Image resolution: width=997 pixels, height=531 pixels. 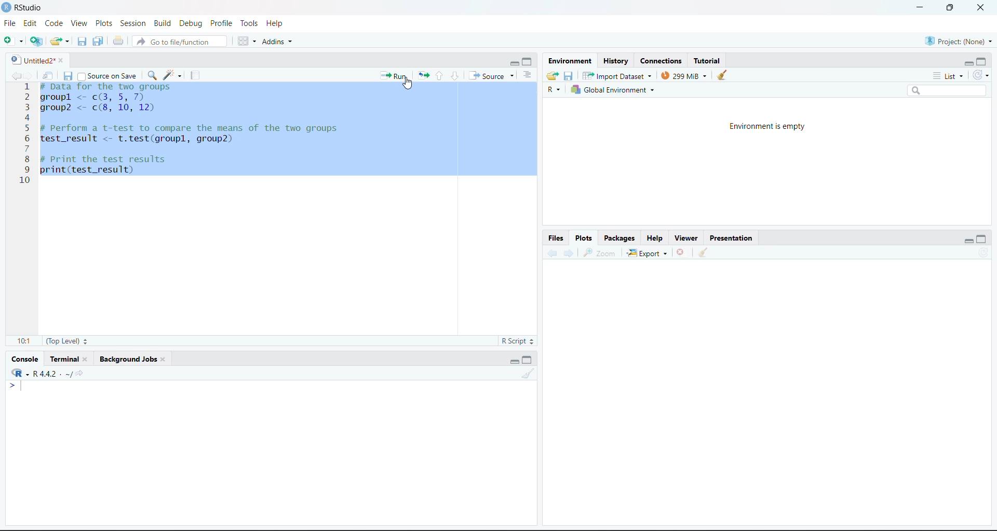 What do you see at coordinates (688, 237) in the screenshot?
I see `Viewer` at bounding box center [688, 237].